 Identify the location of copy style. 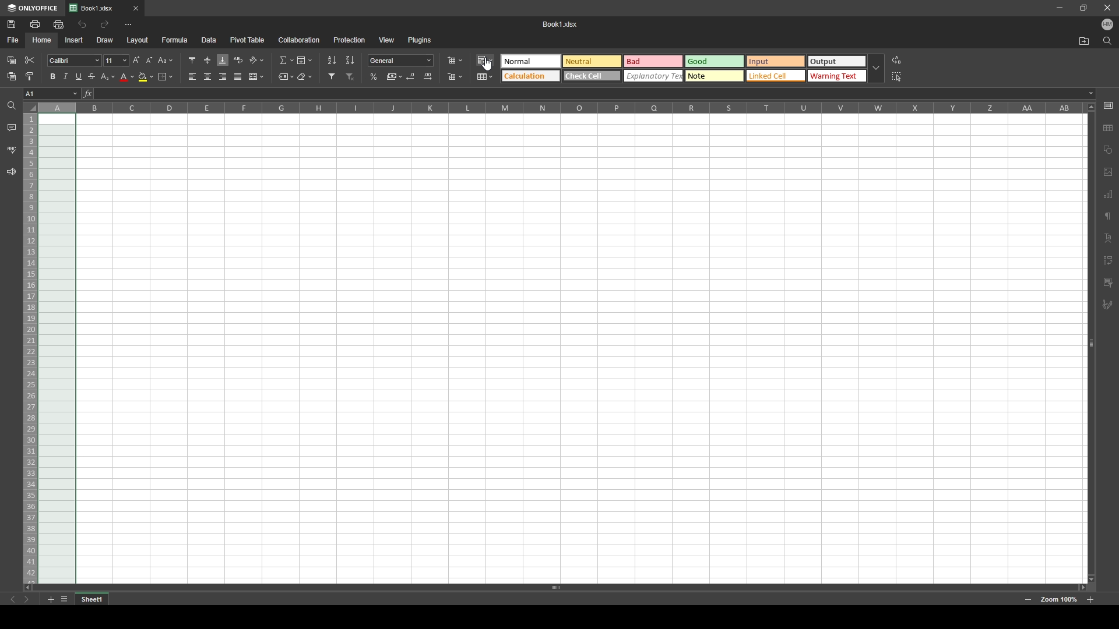
(29, 76).